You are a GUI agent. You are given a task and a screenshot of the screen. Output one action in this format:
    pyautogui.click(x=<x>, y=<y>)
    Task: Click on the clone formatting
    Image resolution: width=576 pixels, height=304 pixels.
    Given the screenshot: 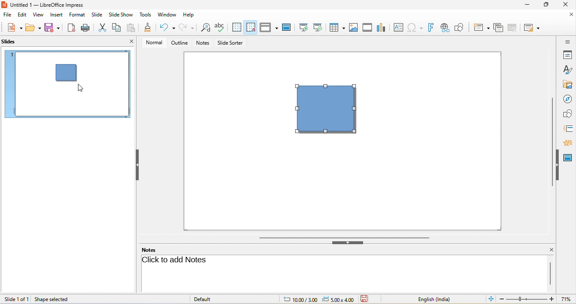 What is the action you would take?
    pyautogui.click(x=148, y=28)
    